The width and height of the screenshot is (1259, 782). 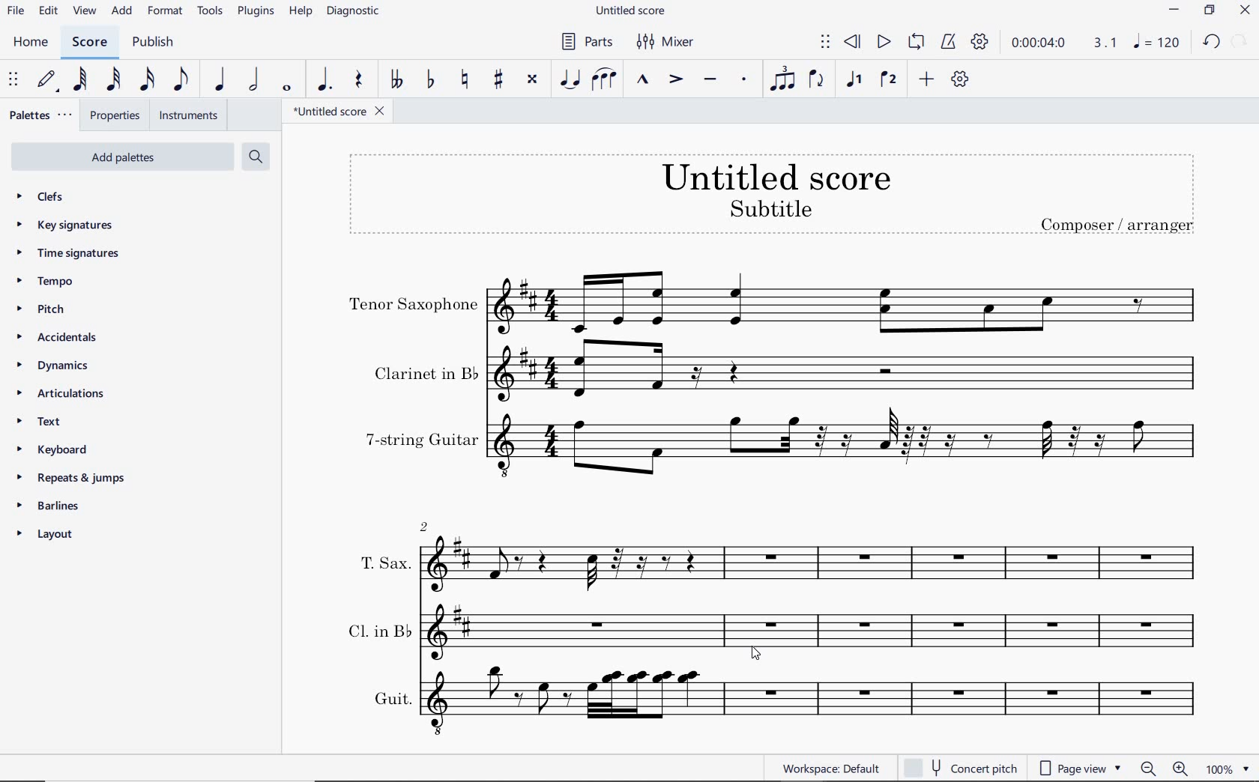 I want to click on SELECT TO MOVE, so click(x=14, y=81).